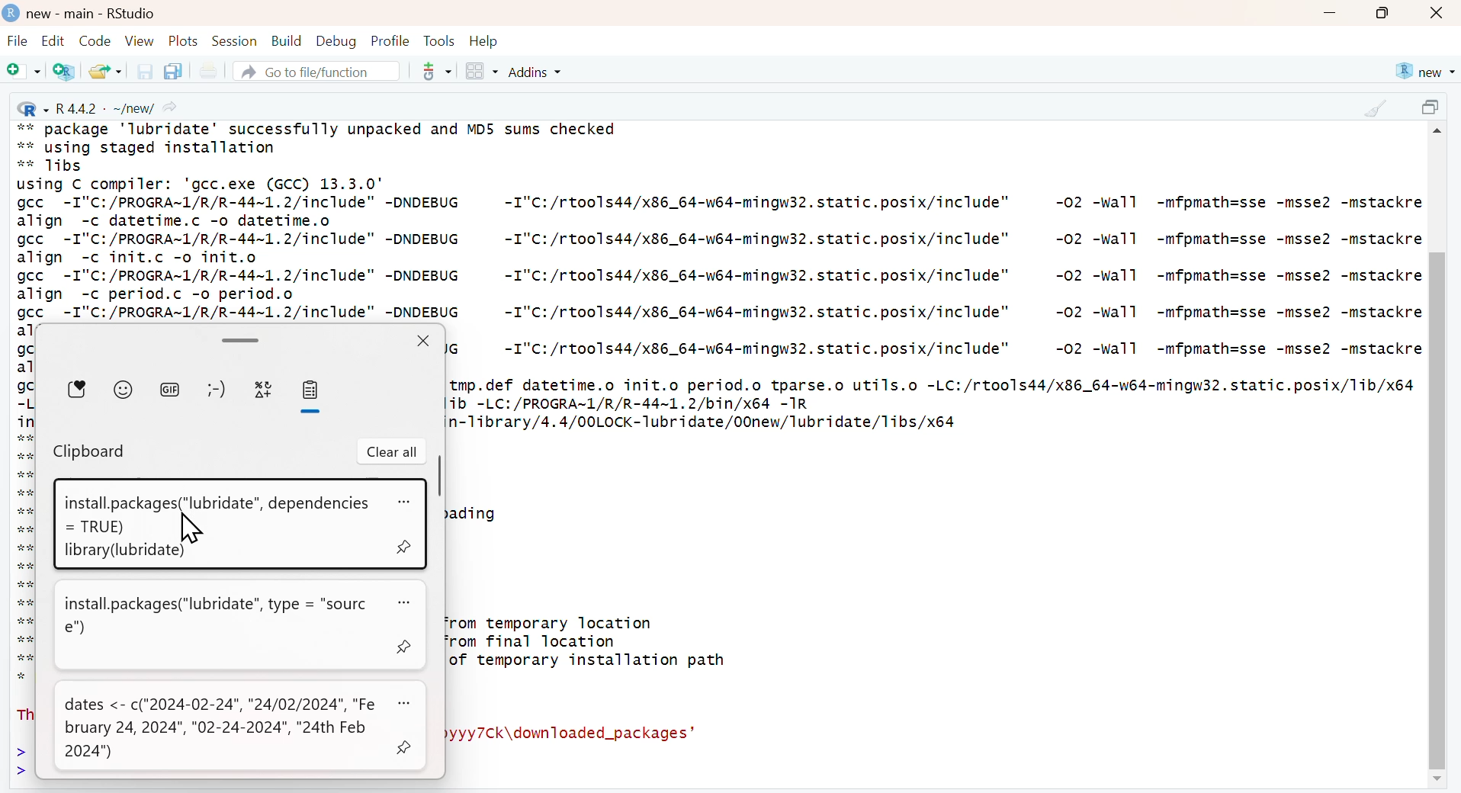  Describe the element at coordinates (238, 339) in the screenshot. I see `scroll bar` at that location.